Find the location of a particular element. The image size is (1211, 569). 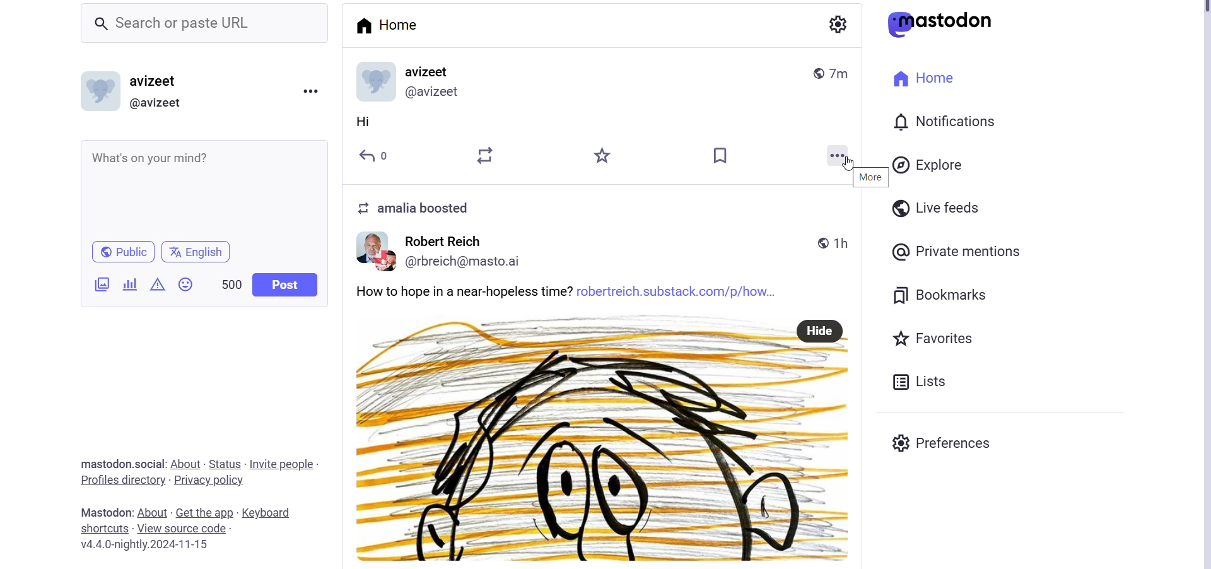

Add Poll is located at coordinates (127, 283).